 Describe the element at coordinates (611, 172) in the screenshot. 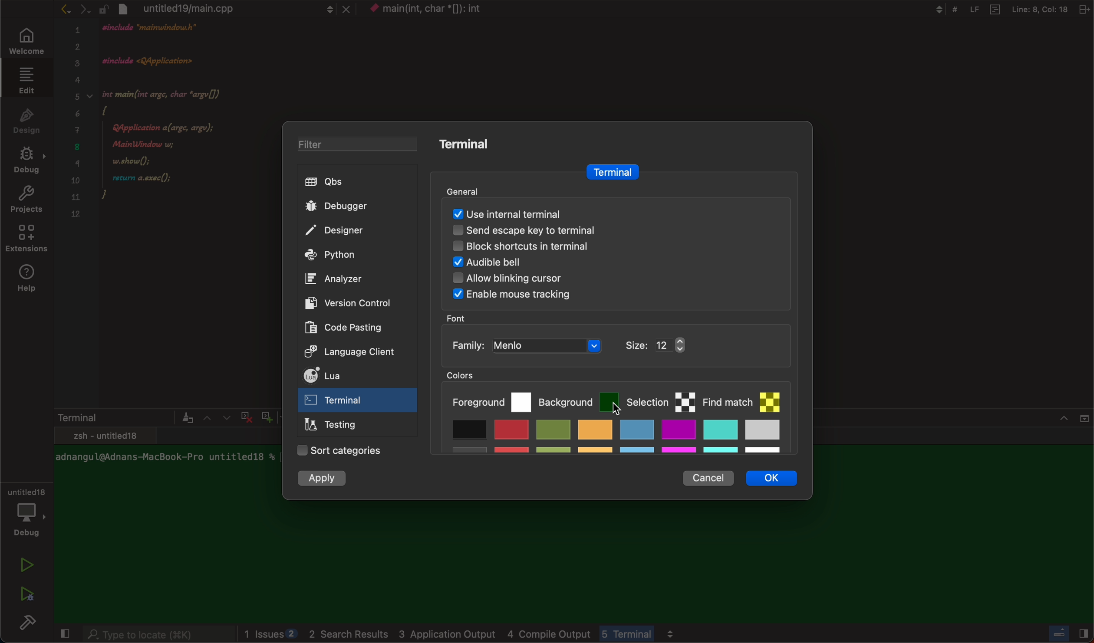

I see `terminal` at that location.